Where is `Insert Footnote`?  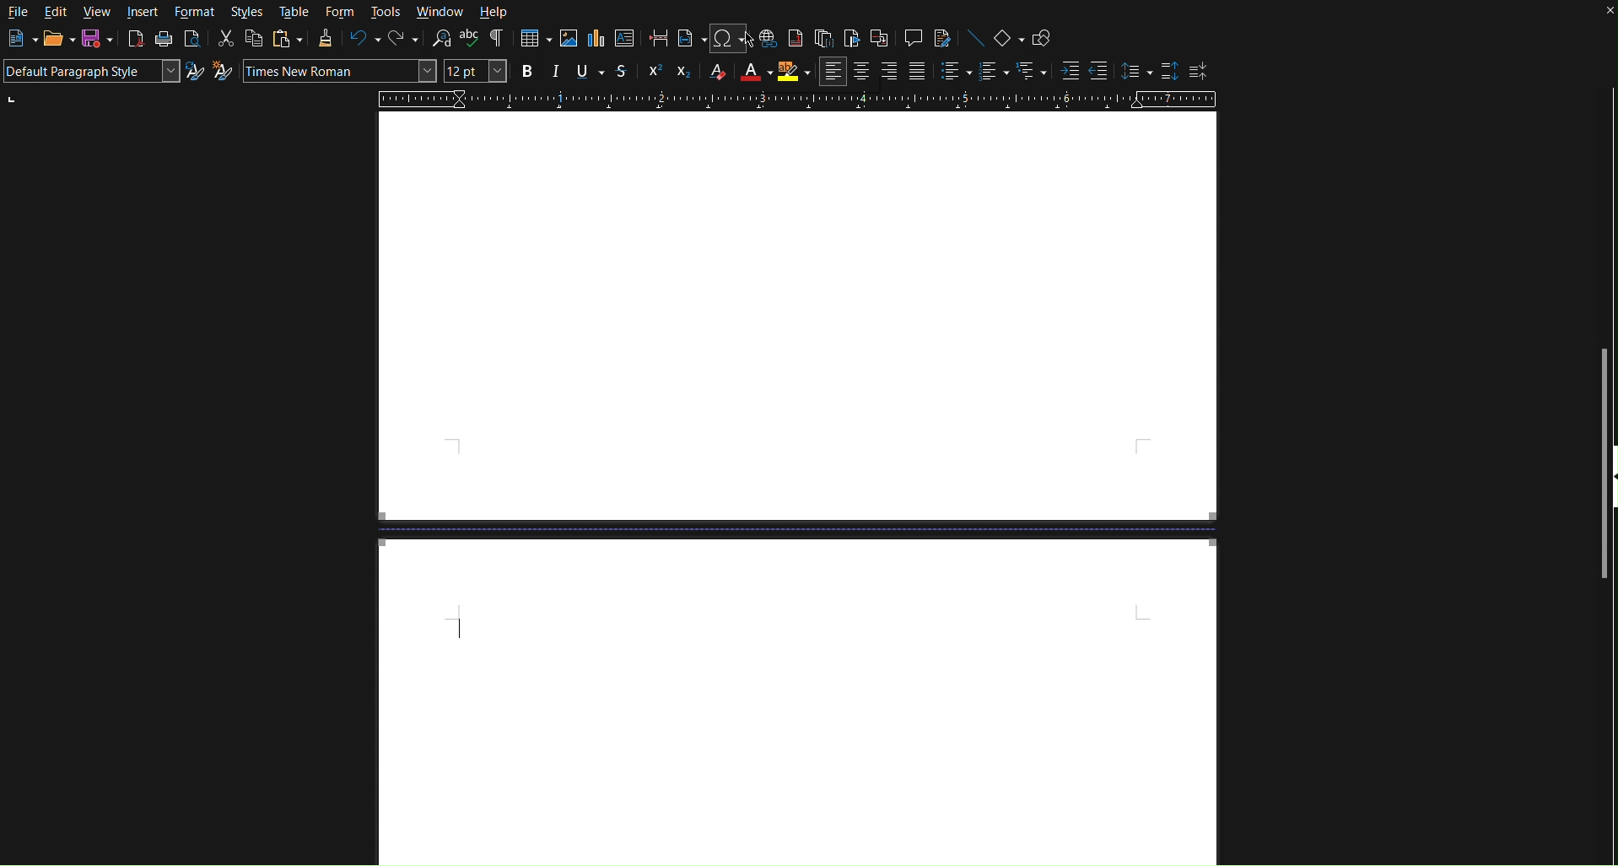
Insert Footnote is located at coordinates (796, 39).